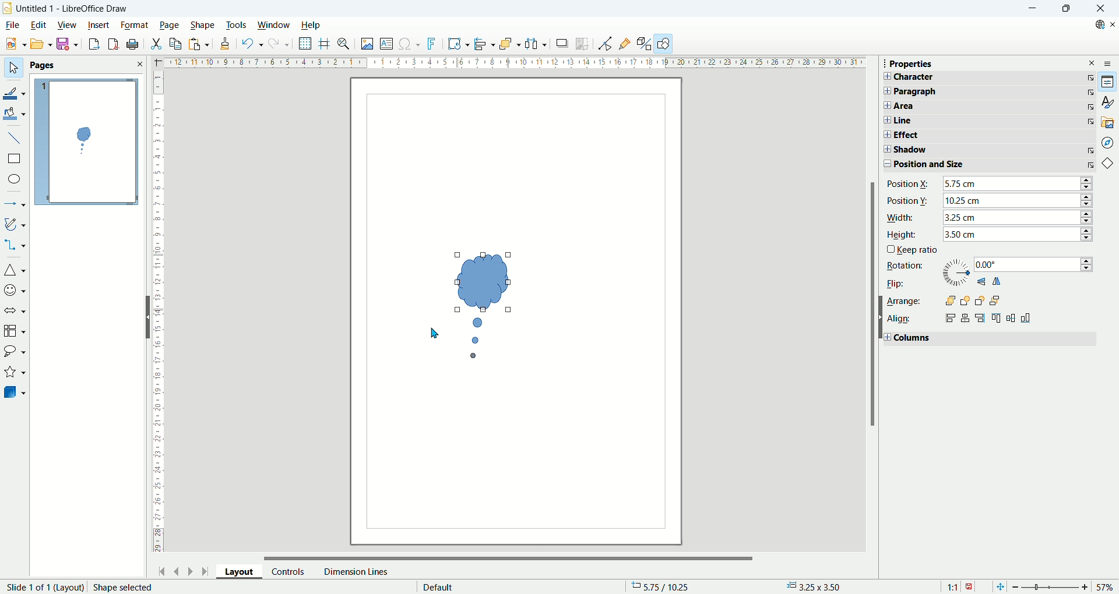 This screenshot has height=594, width=1119. What do you see at coordinates (99, 24) in the screenshot?
I see `insert` at bounding box center [99, 24].